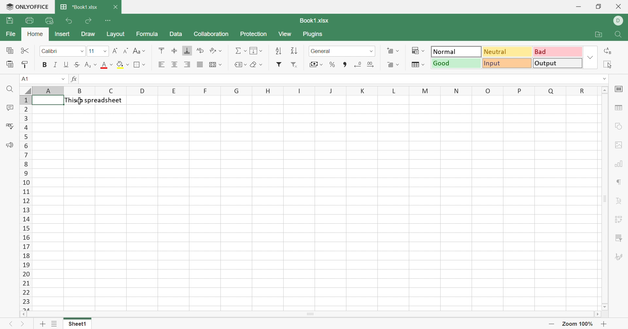 This screenshot has width=628, height=329. Describe the element at coordinates (144, 64) in the screenshot. I see `Drop Down` at that location.